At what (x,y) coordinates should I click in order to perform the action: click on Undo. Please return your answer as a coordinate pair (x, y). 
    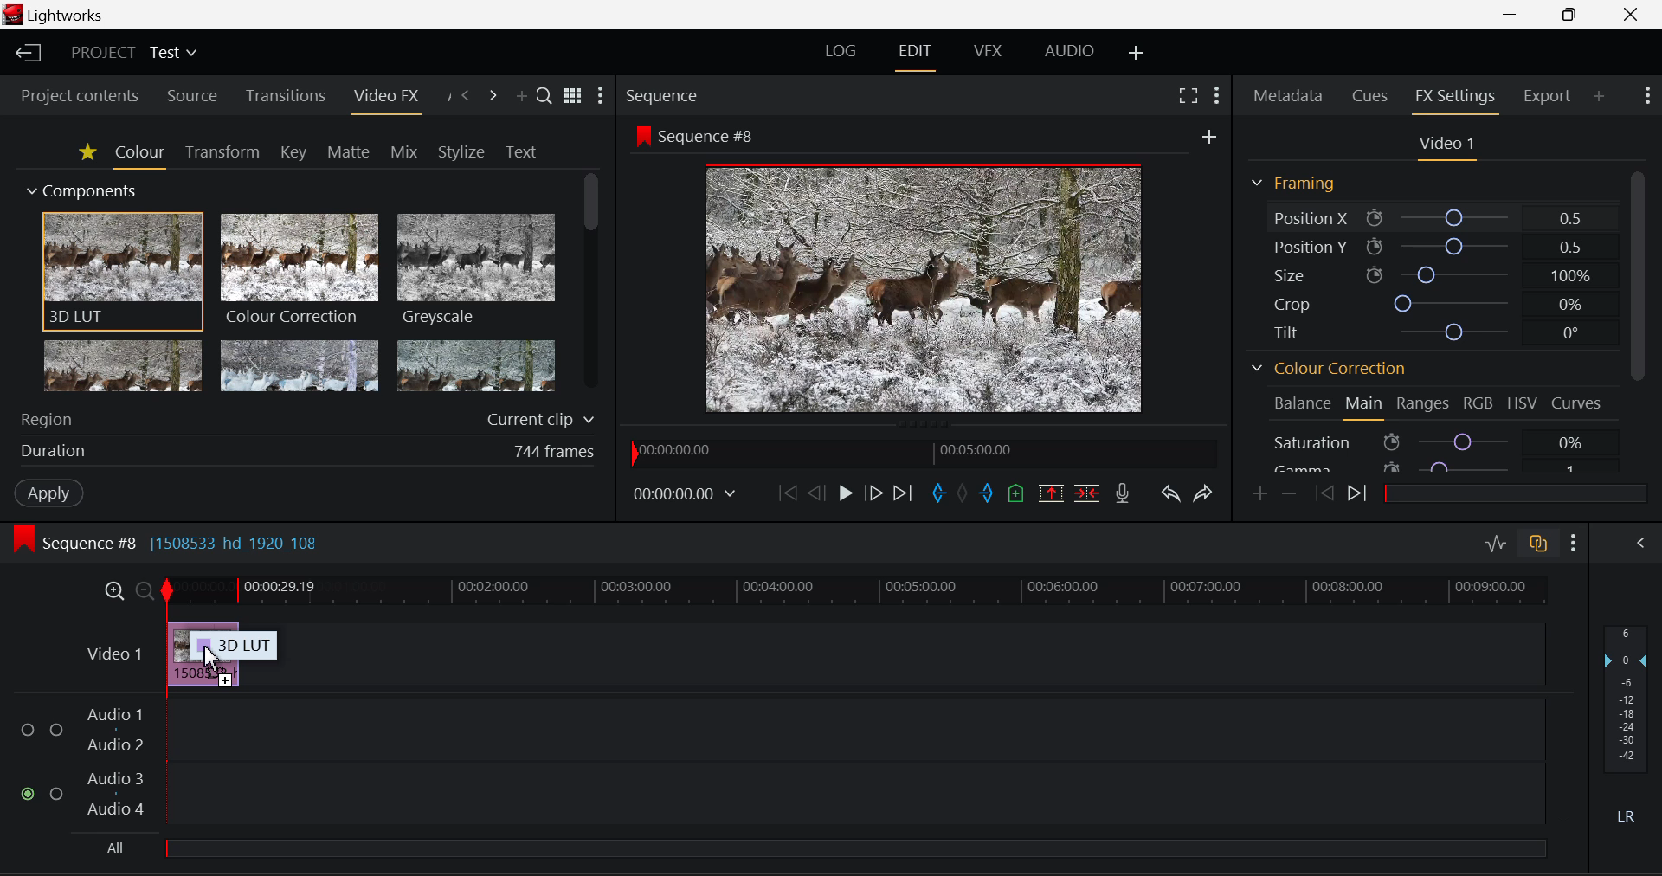
    Looking at the image, I should click on (1172, 496).